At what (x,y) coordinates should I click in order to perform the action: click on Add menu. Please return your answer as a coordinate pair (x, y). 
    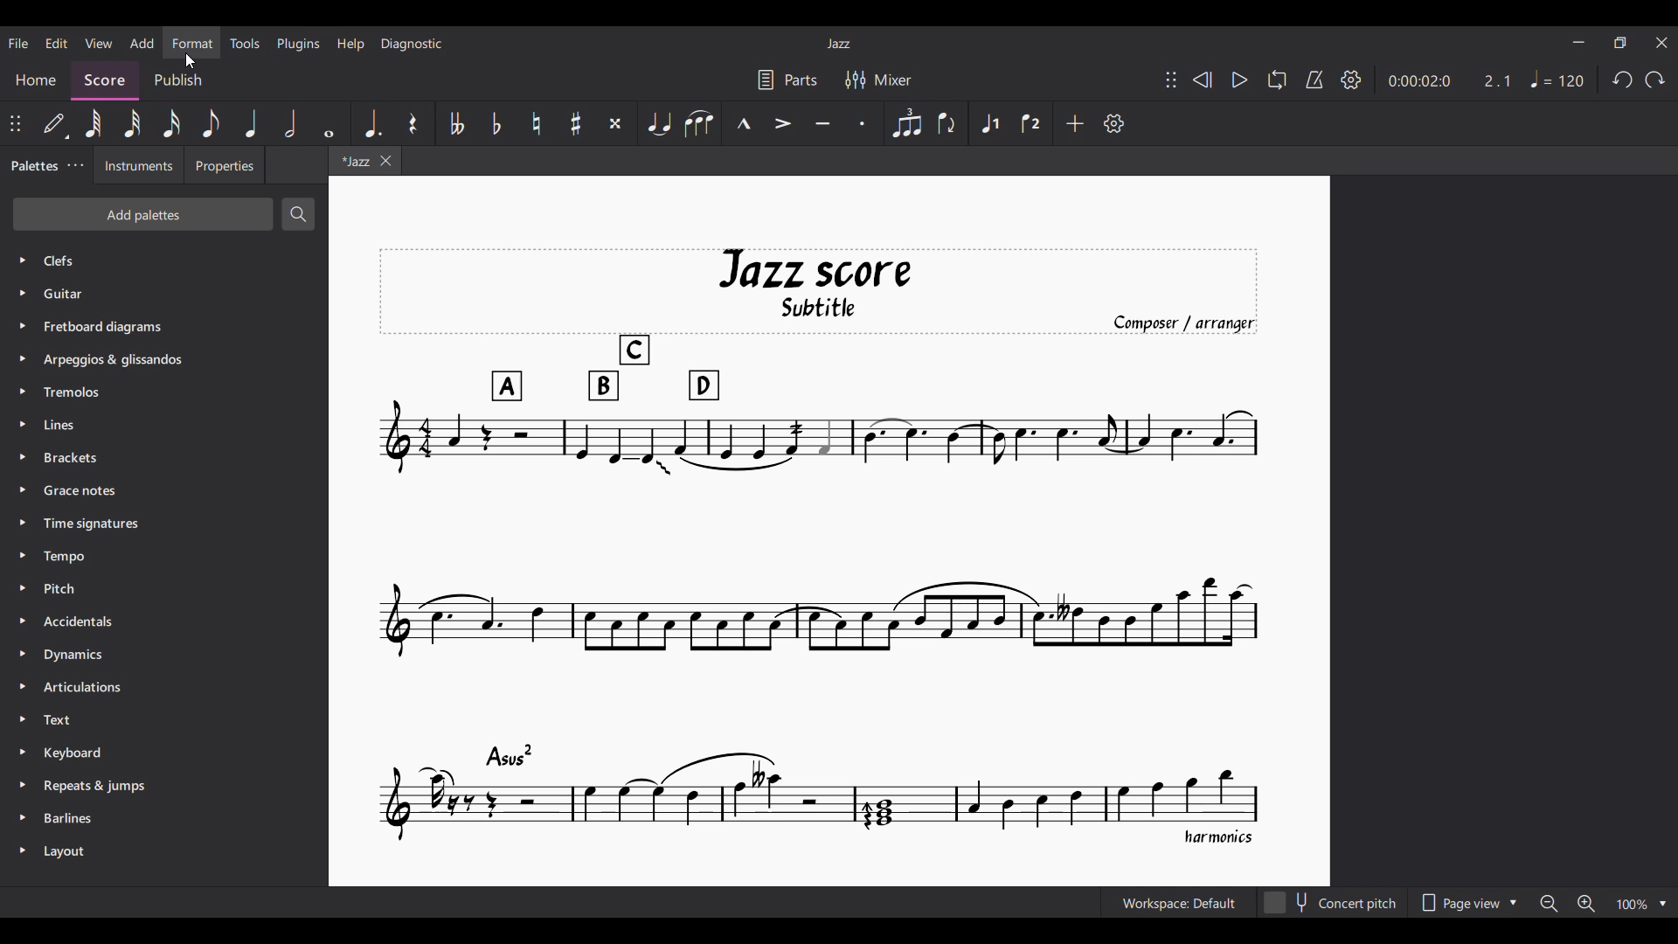
    Looking at the image, I should click on (142, 43).